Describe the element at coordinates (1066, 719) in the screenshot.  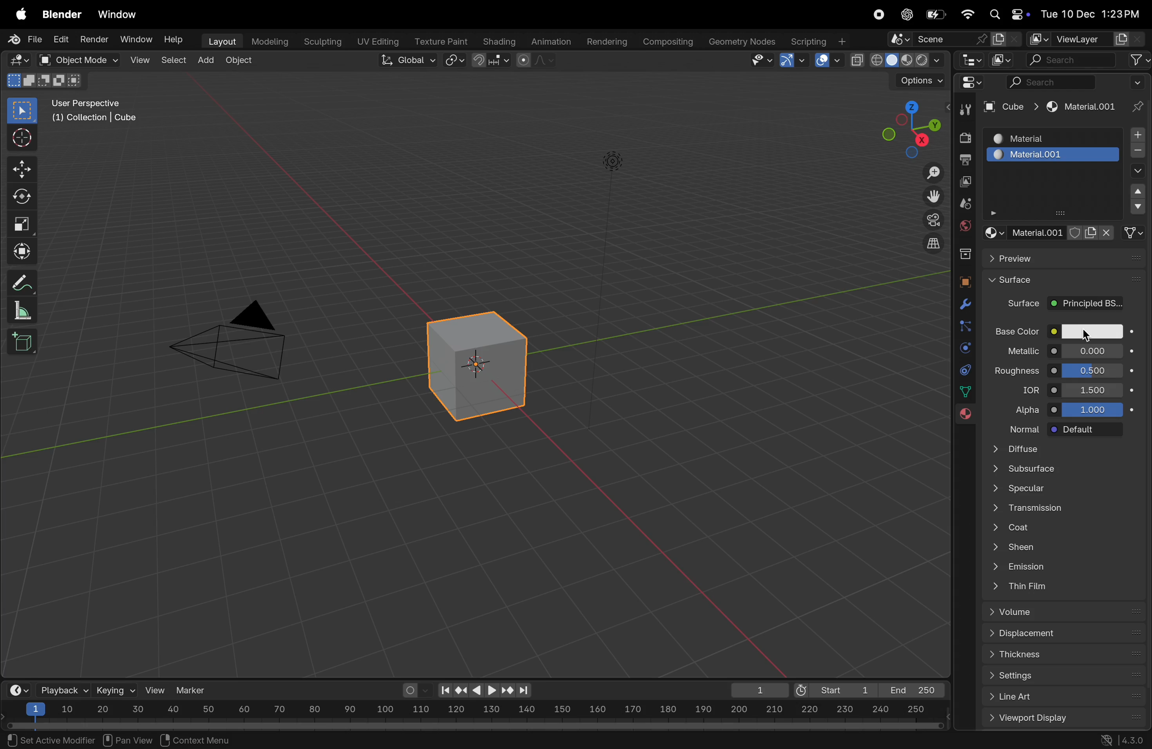
I see `view port display` at that location.